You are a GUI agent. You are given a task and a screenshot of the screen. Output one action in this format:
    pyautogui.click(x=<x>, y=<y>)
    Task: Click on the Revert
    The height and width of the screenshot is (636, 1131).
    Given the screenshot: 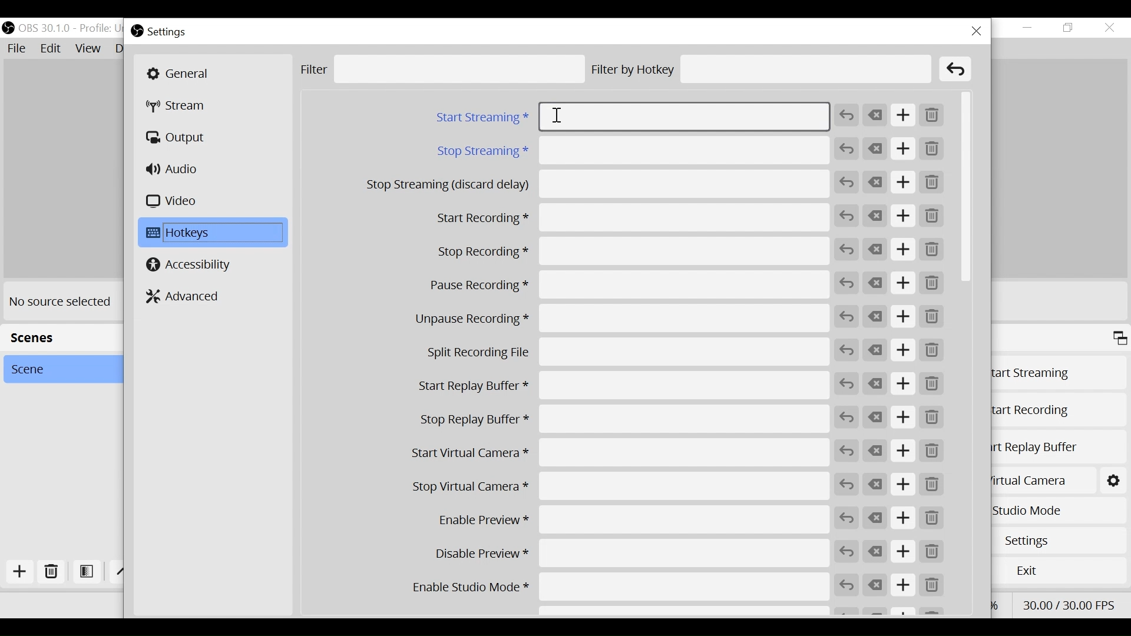 What is the action you would take?
    pyautogui.click(x=847, y=284)
    